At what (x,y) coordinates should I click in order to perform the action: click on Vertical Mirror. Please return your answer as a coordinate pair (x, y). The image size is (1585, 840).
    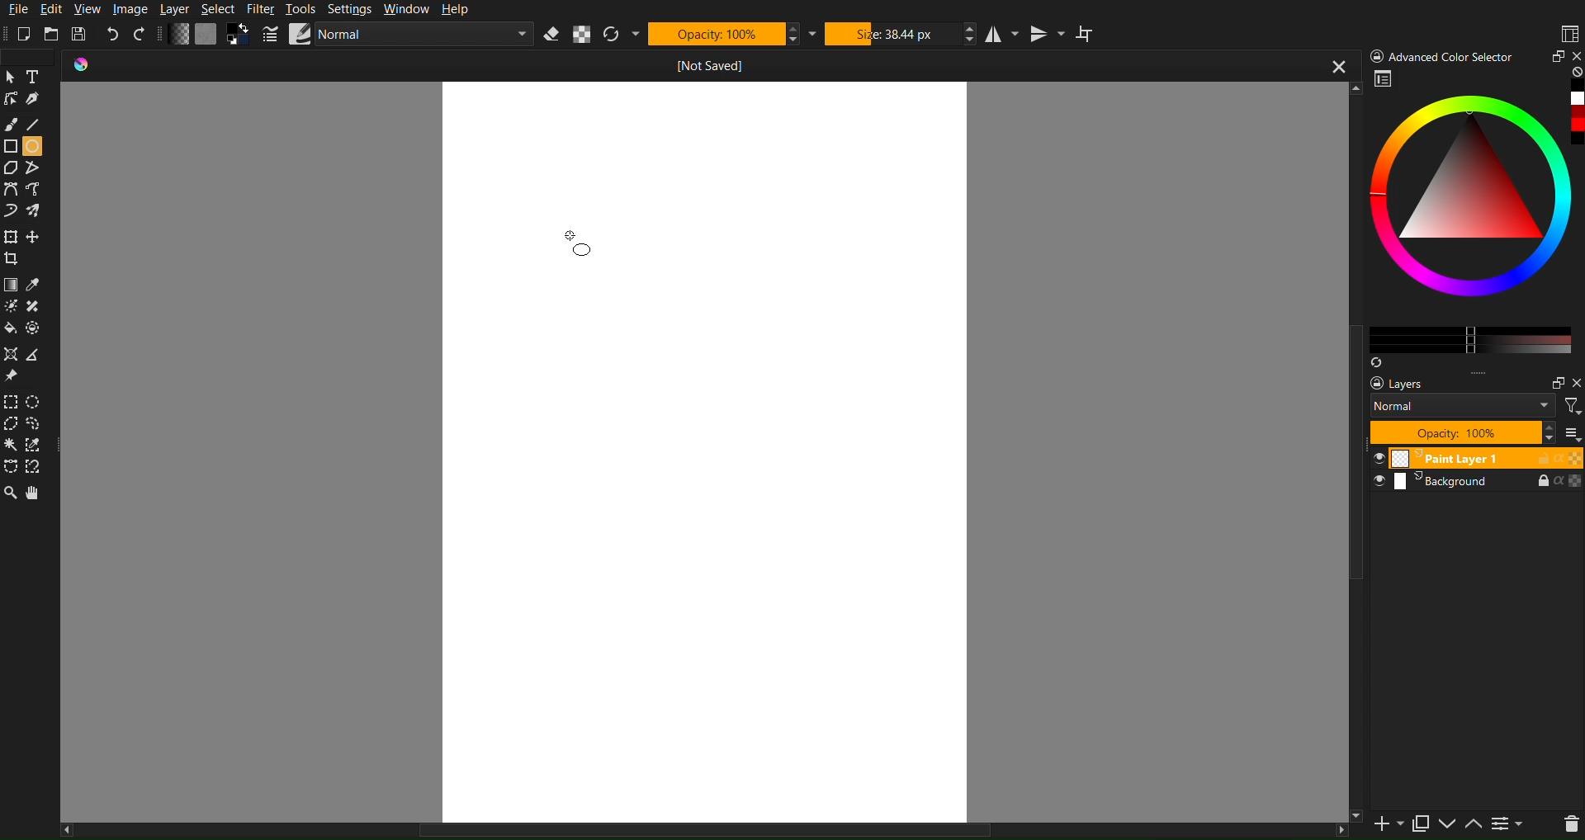
    Looking at the image, I should click on (1044, 33).